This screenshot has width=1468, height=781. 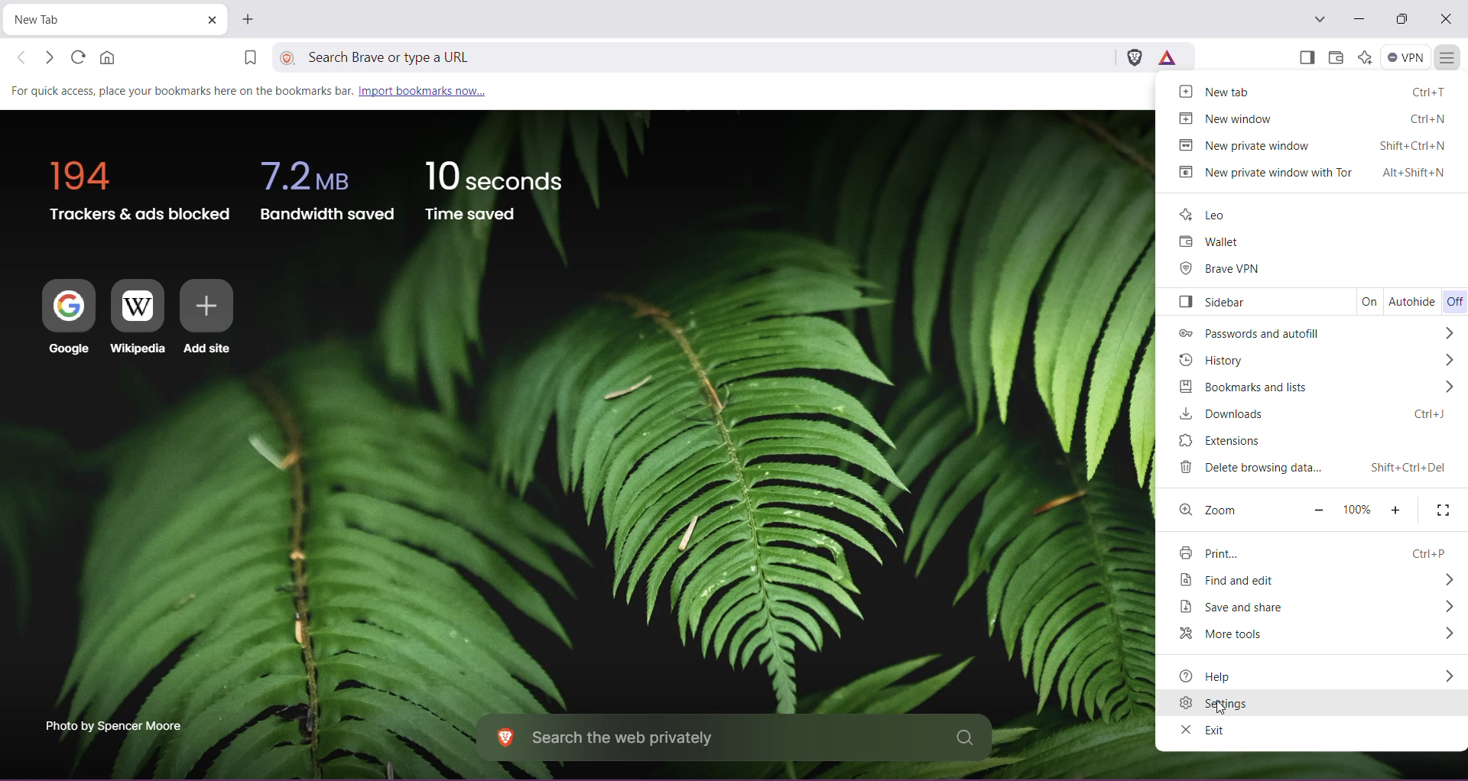 What do you see at coordinates (733, 739) in the screenshot?
I see `Search the web privately` at bounding box center [733, 739].